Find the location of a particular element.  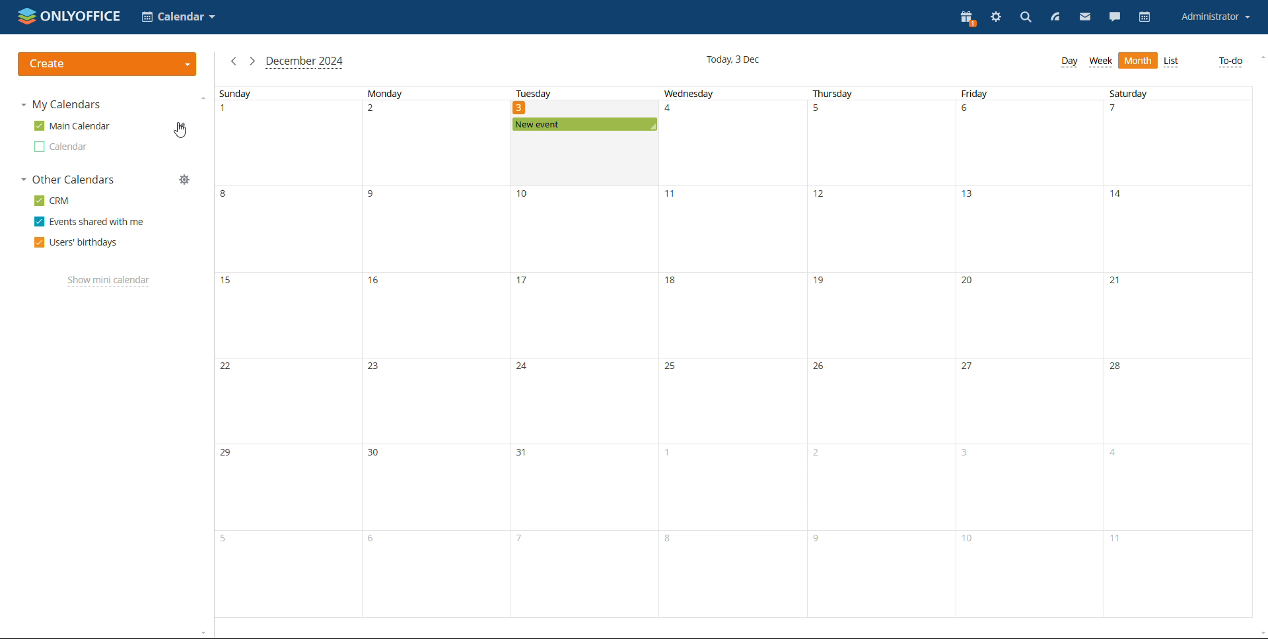

date is located at coordinates (732, 486).